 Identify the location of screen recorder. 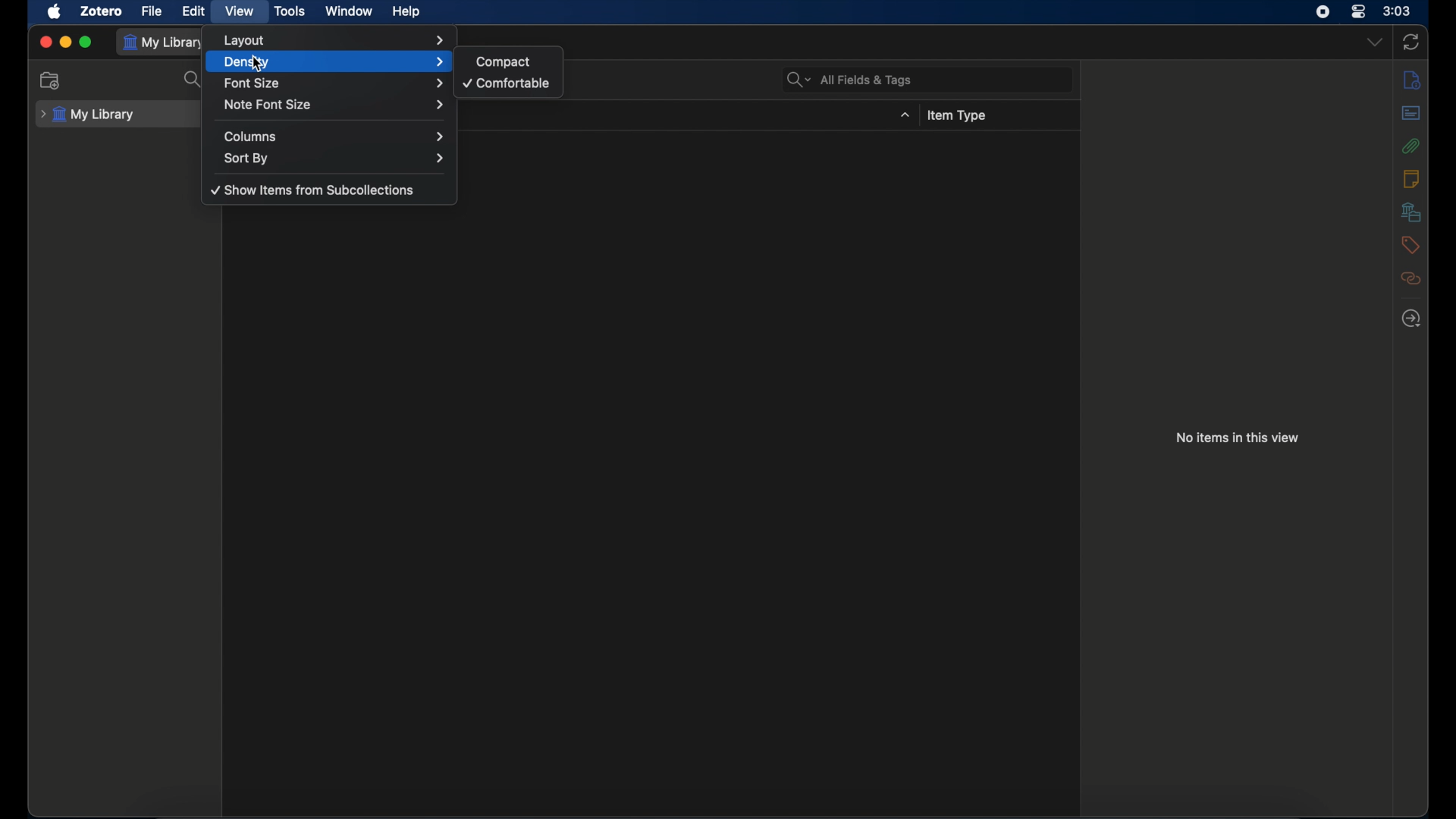
(1323, 12).